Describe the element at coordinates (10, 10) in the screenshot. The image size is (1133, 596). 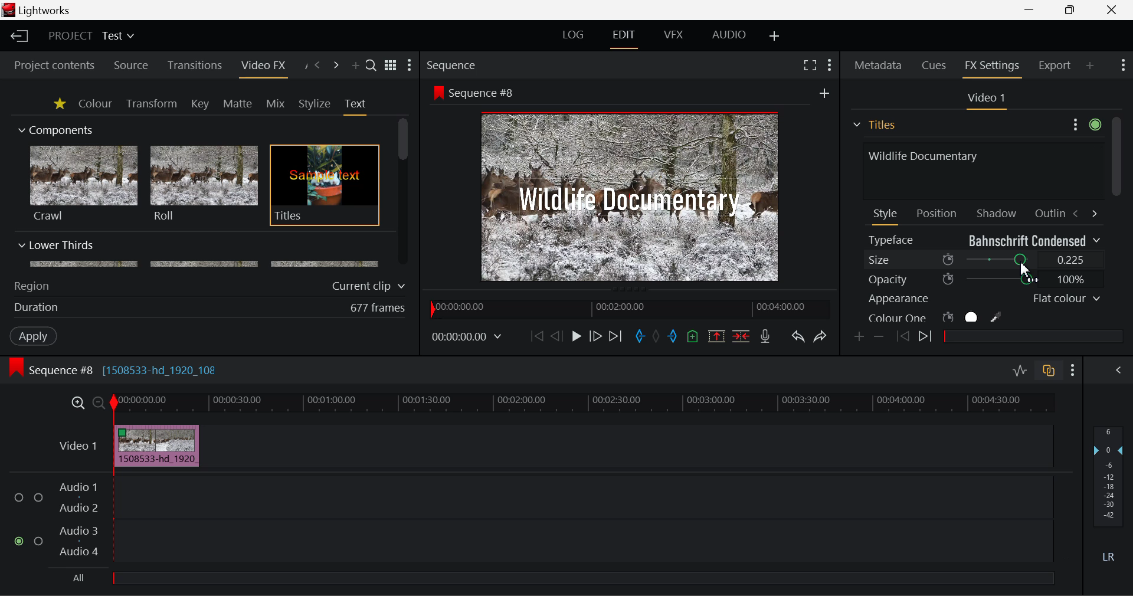
I see `logo` at that location.